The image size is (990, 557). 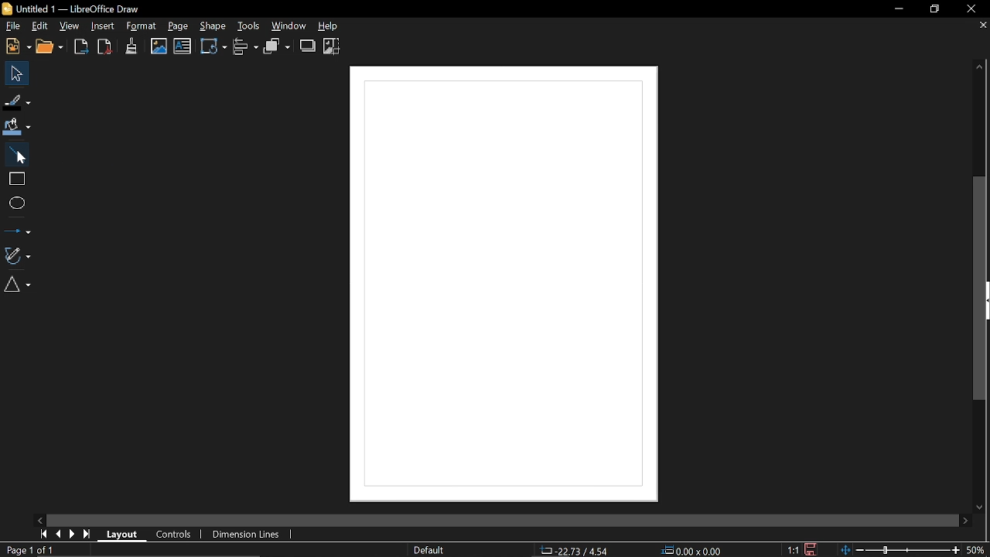 What do you see at coordinates (16, 47) in the screenshot?
I see `New` at bounding box center [16, 47].